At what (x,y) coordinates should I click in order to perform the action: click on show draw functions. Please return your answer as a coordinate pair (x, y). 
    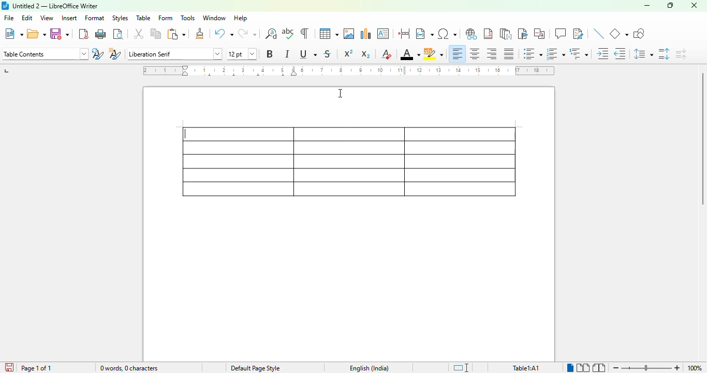
    Looking at the image, I should click on (639, 33).